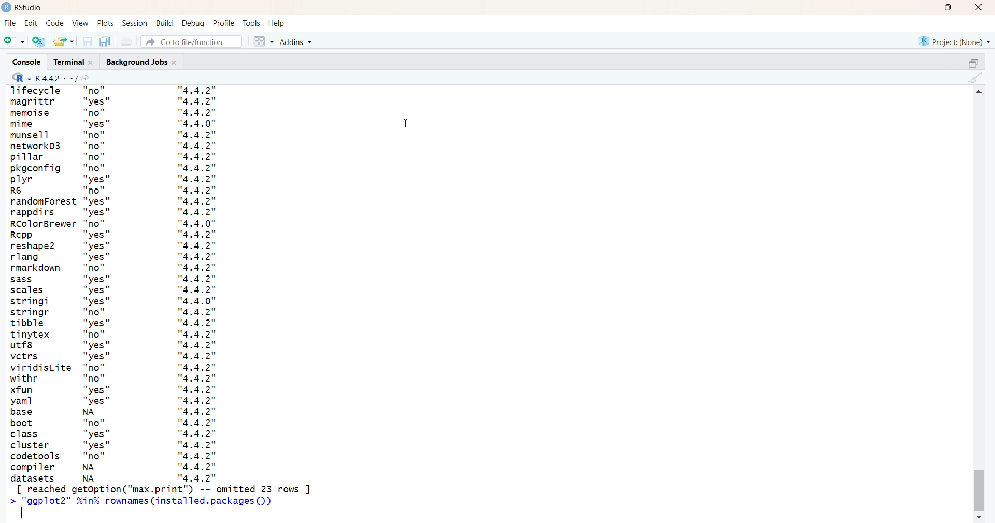 Image resolution: width=995 pixels, height=523 pixels. Describe the element at coordinates (165, 23) in the screenshot. I see `build` at that location.